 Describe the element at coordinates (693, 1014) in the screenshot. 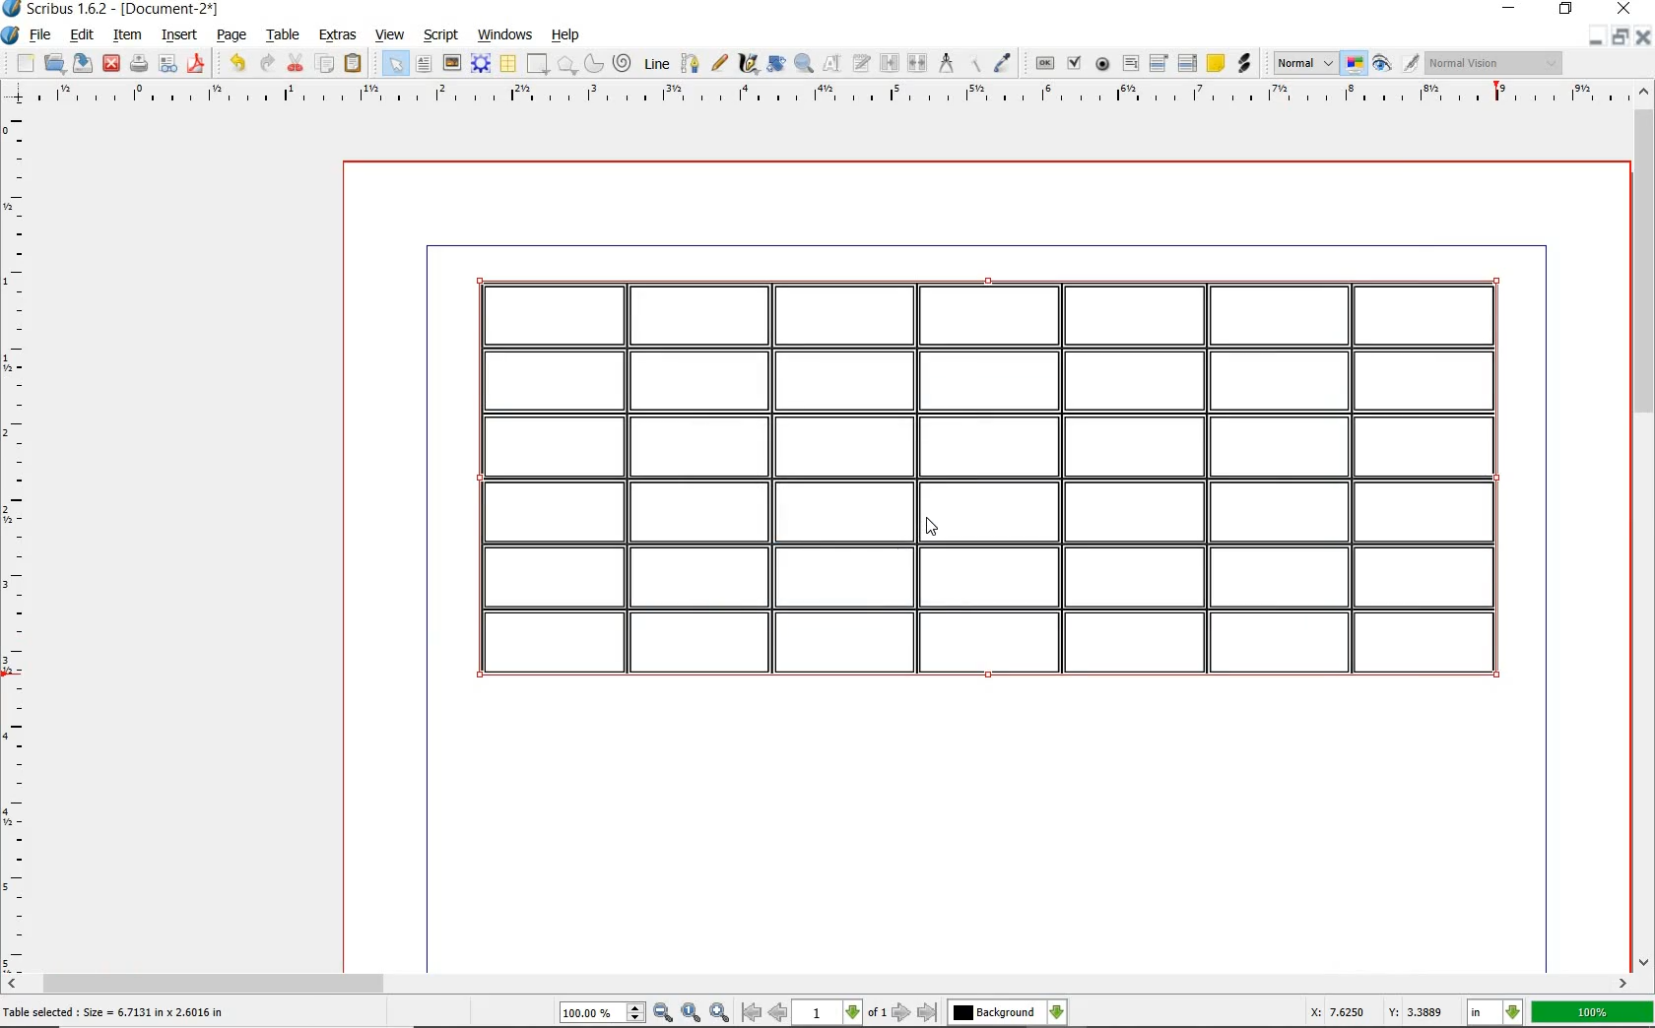

I see `zoom to` at that location.